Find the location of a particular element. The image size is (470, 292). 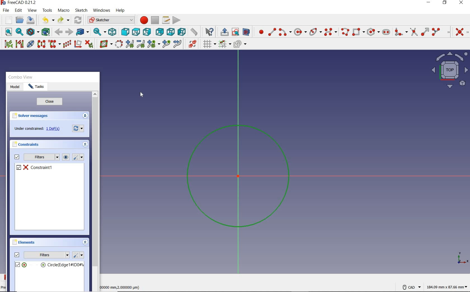

clone is located at coordinates (54, 44).